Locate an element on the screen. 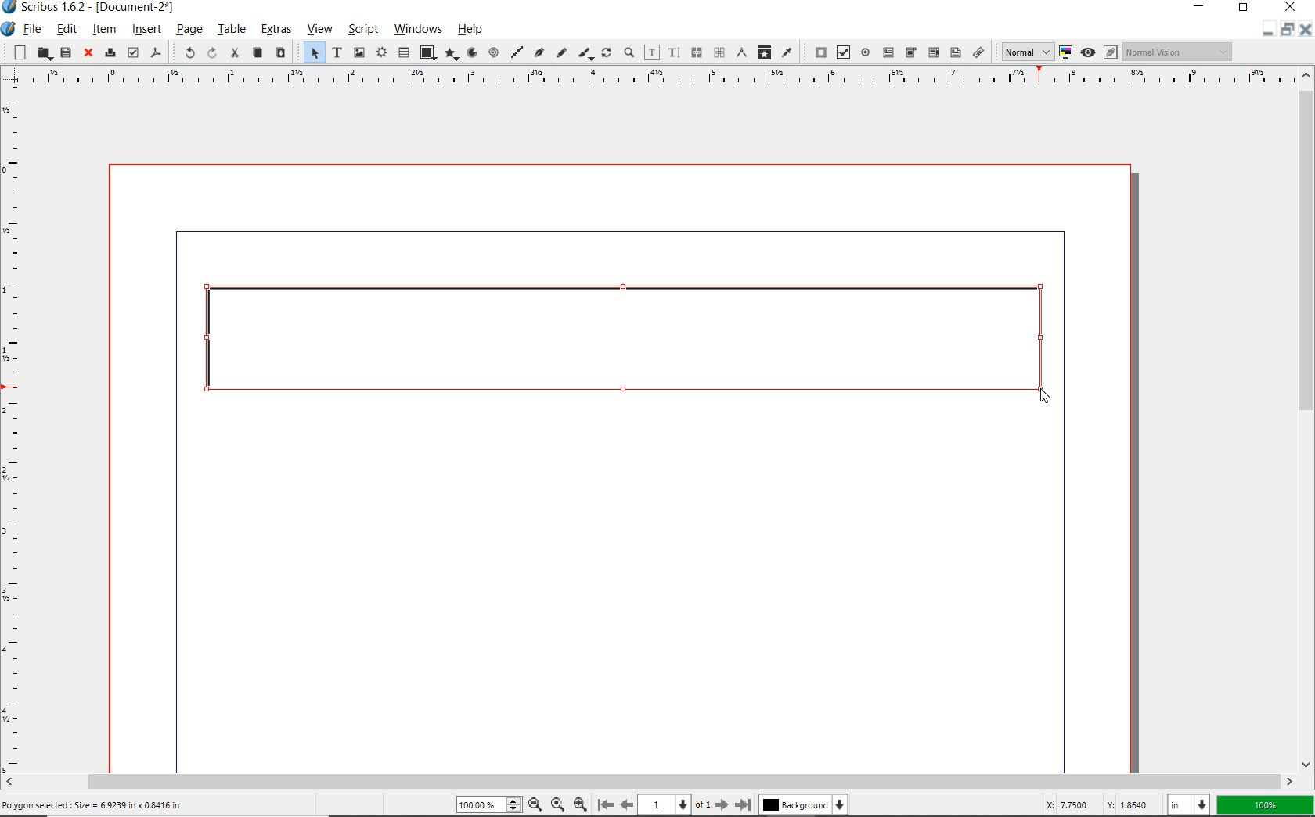 This screenshot has height=817, width=1315. pdf radio button is located at coordinates (865, 52).